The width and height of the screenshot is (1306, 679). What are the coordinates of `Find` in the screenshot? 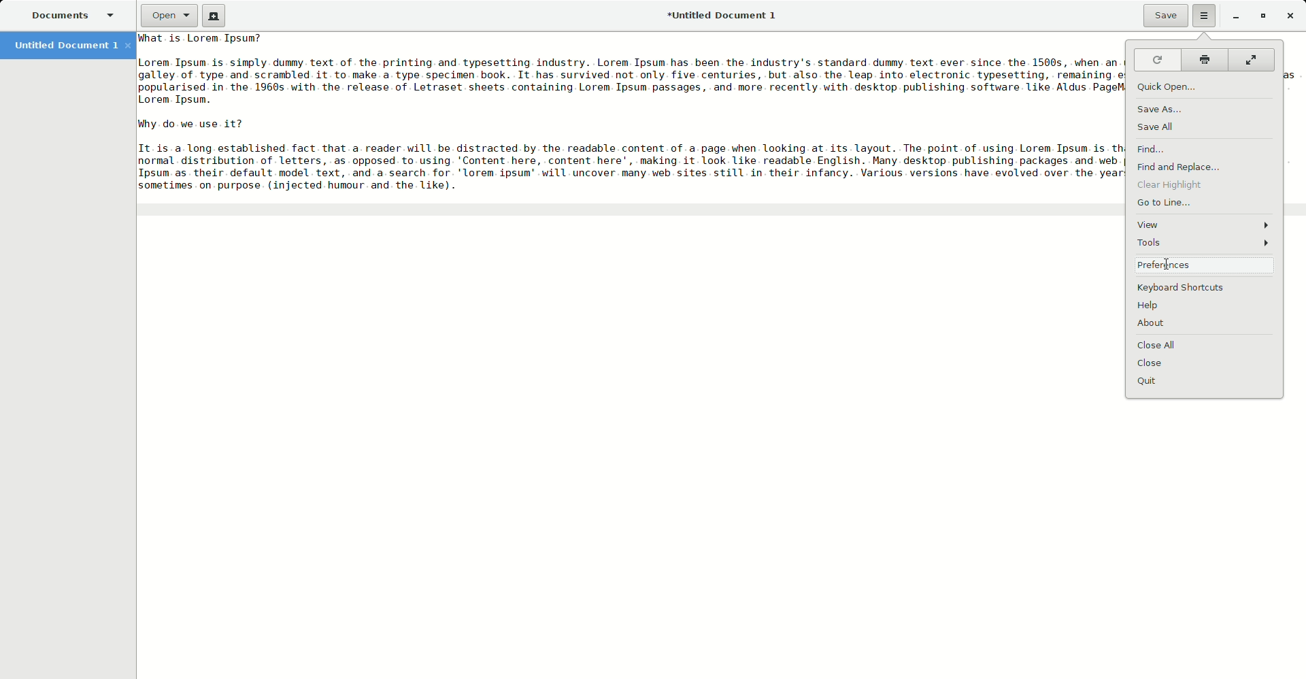 It's located at (1153, 149).